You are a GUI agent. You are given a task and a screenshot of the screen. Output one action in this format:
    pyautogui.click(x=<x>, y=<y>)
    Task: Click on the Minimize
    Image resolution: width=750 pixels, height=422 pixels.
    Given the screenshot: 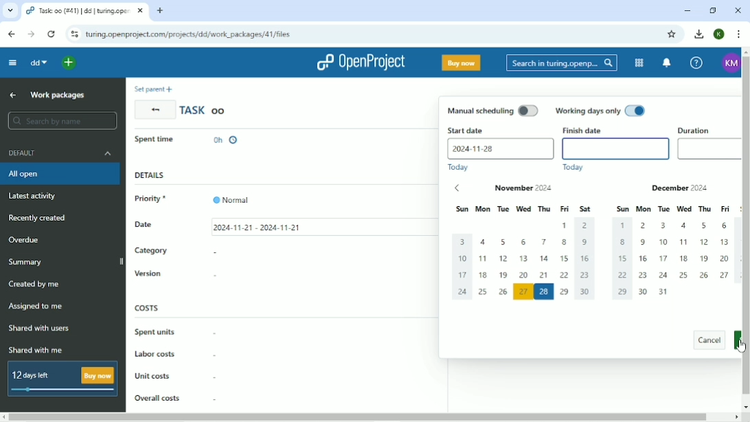 What is the action you would take?
    pyautogui.click(x=689, y=10)
    